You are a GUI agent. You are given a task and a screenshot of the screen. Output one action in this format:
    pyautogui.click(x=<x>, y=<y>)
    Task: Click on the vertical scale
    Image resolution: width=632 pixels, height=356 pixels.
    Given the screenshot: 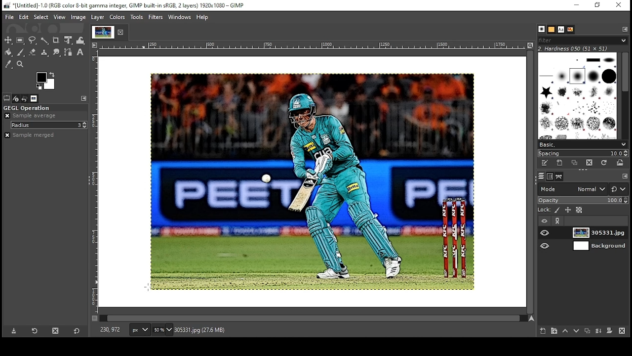 What is the action you would take?
    pyautogui.click(x=95, y=186)
    